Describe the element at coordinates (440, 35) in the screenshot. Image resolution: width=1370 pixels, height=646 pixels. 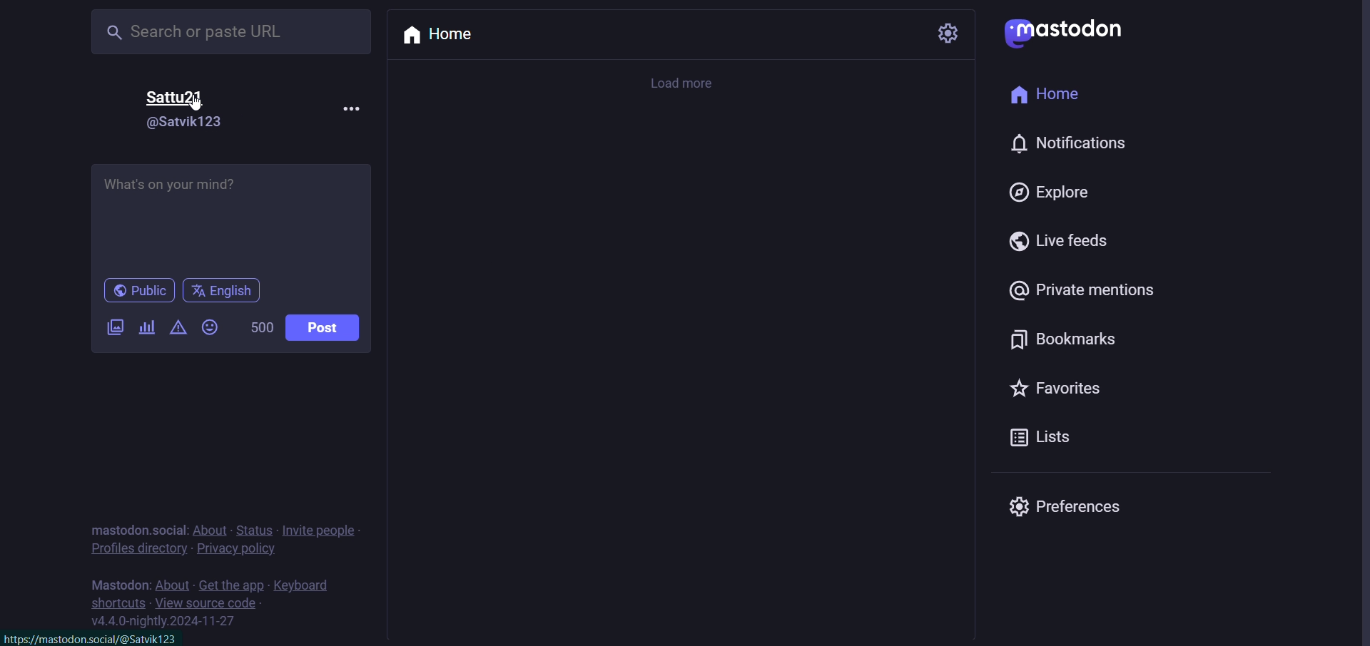
I see `home` at that location.